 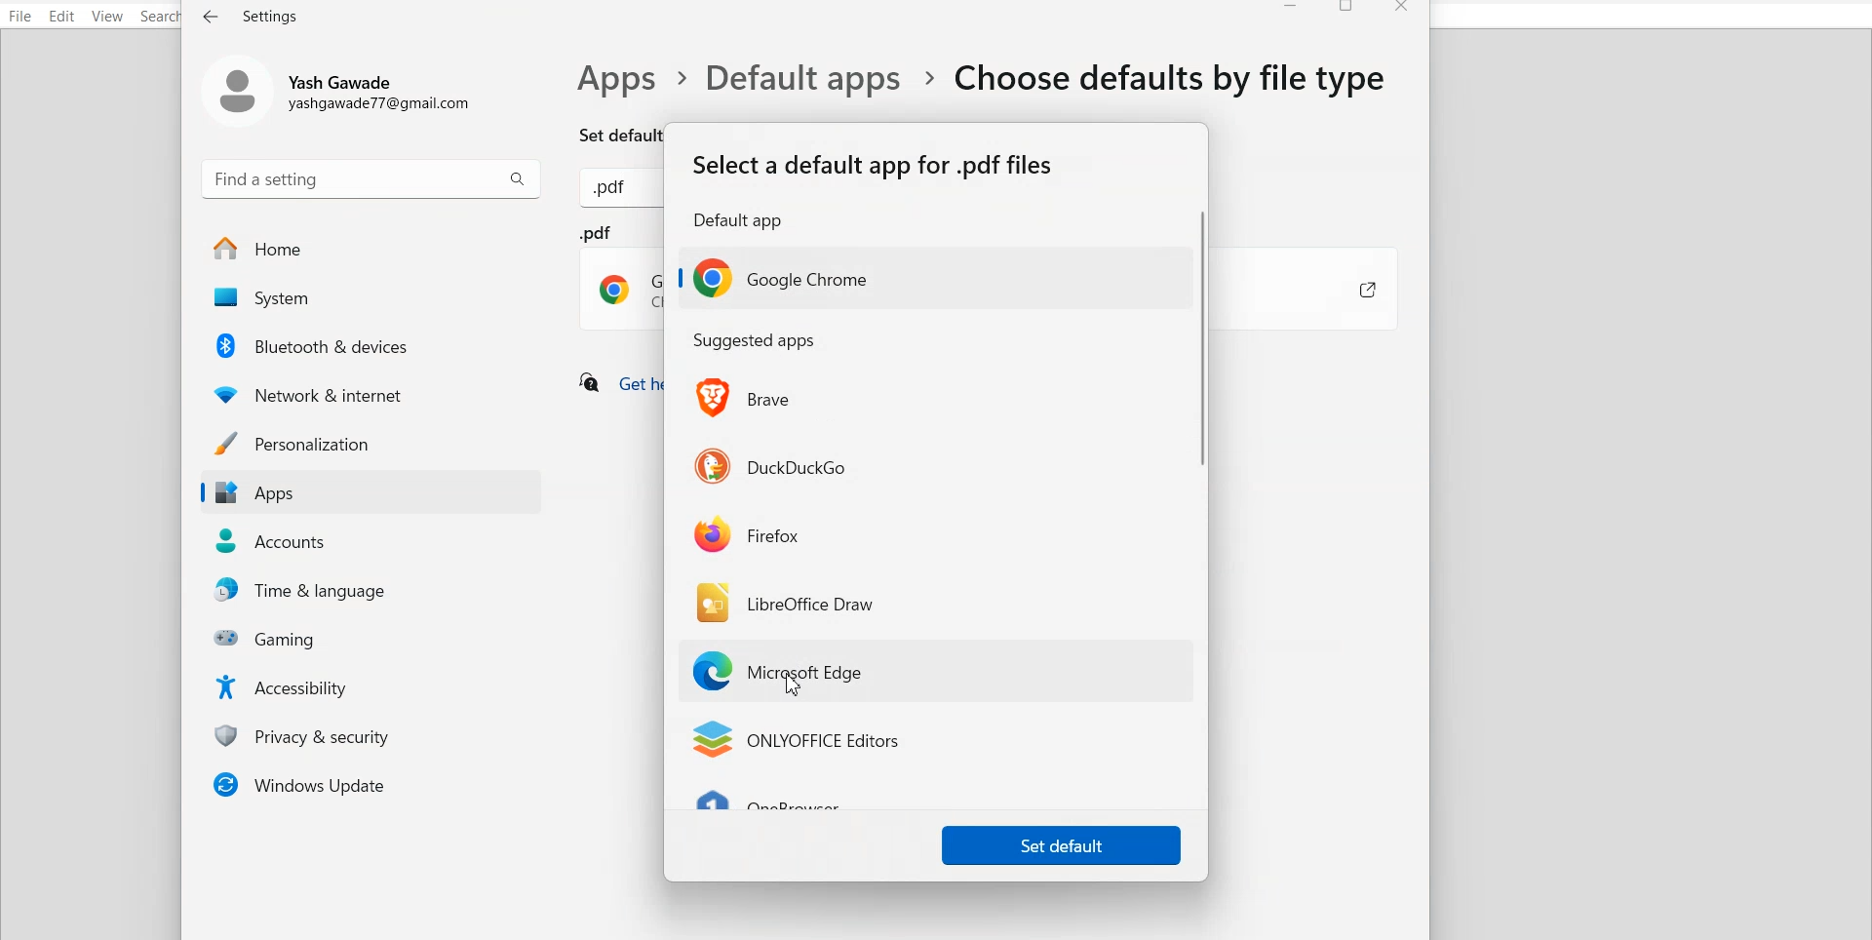 I want to click on .pdf, so click(x=622, y=278).